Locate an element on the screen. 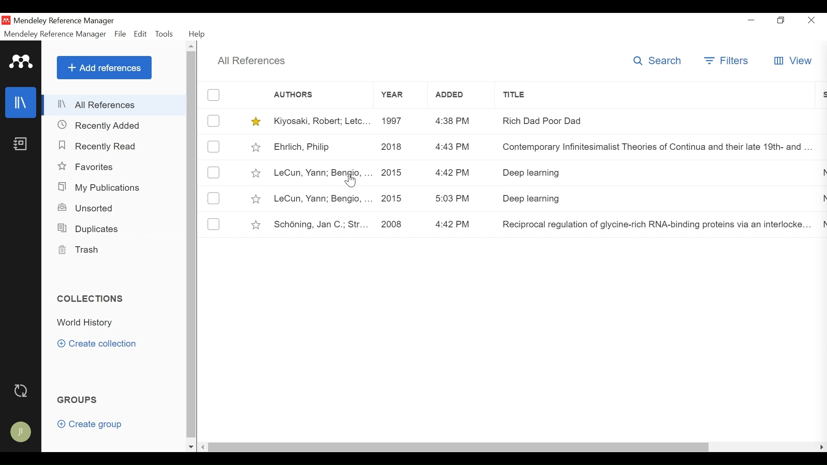 This screenshot has width=827, height=465. 4:38 PM is located at coordinates (453, 121).